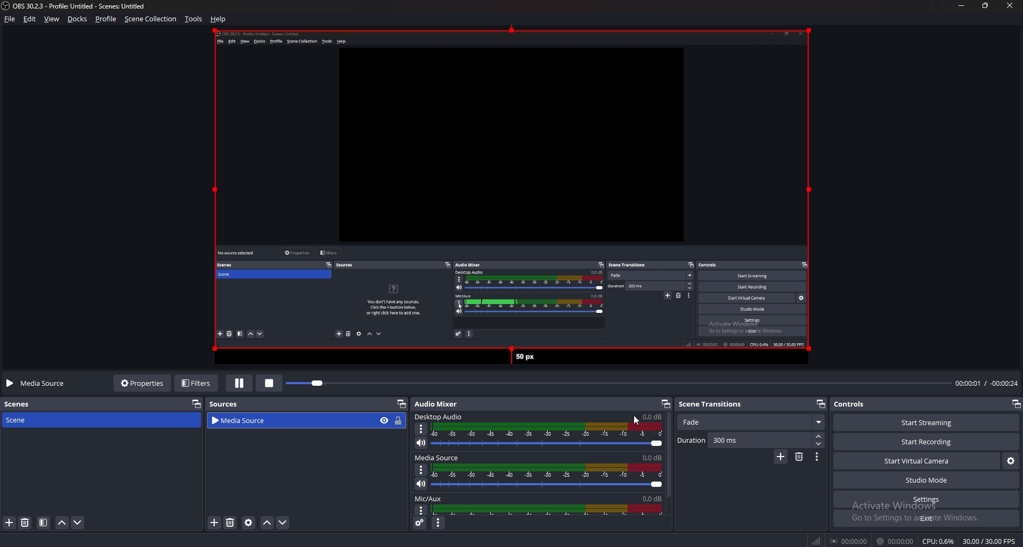 The width and height of the screenshot is (1023, 547). Describe the element at coordinates (916, 461) in the screenshot. I see `Start virtual camera` at that location.